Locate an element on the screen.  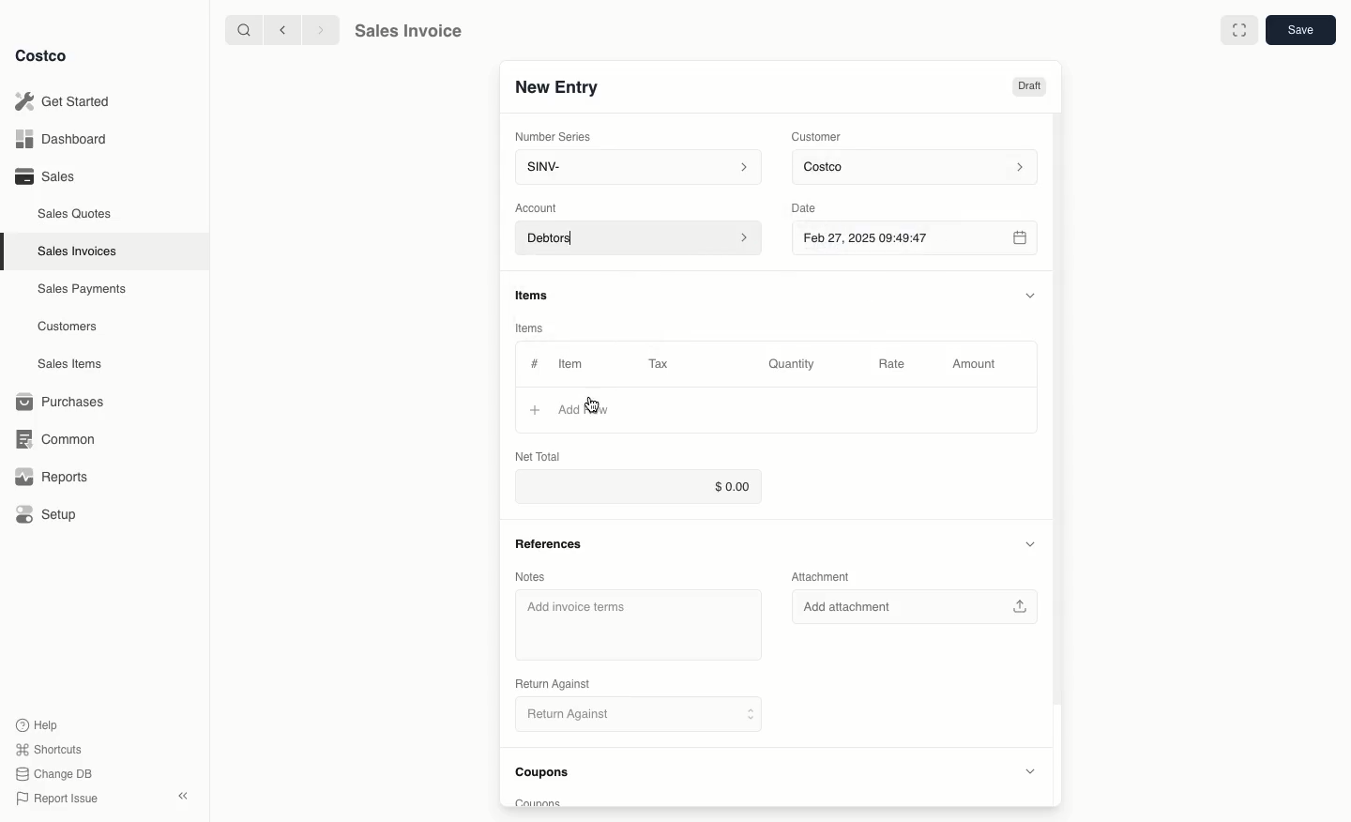
New Entry is located at coordinates (556, 87).